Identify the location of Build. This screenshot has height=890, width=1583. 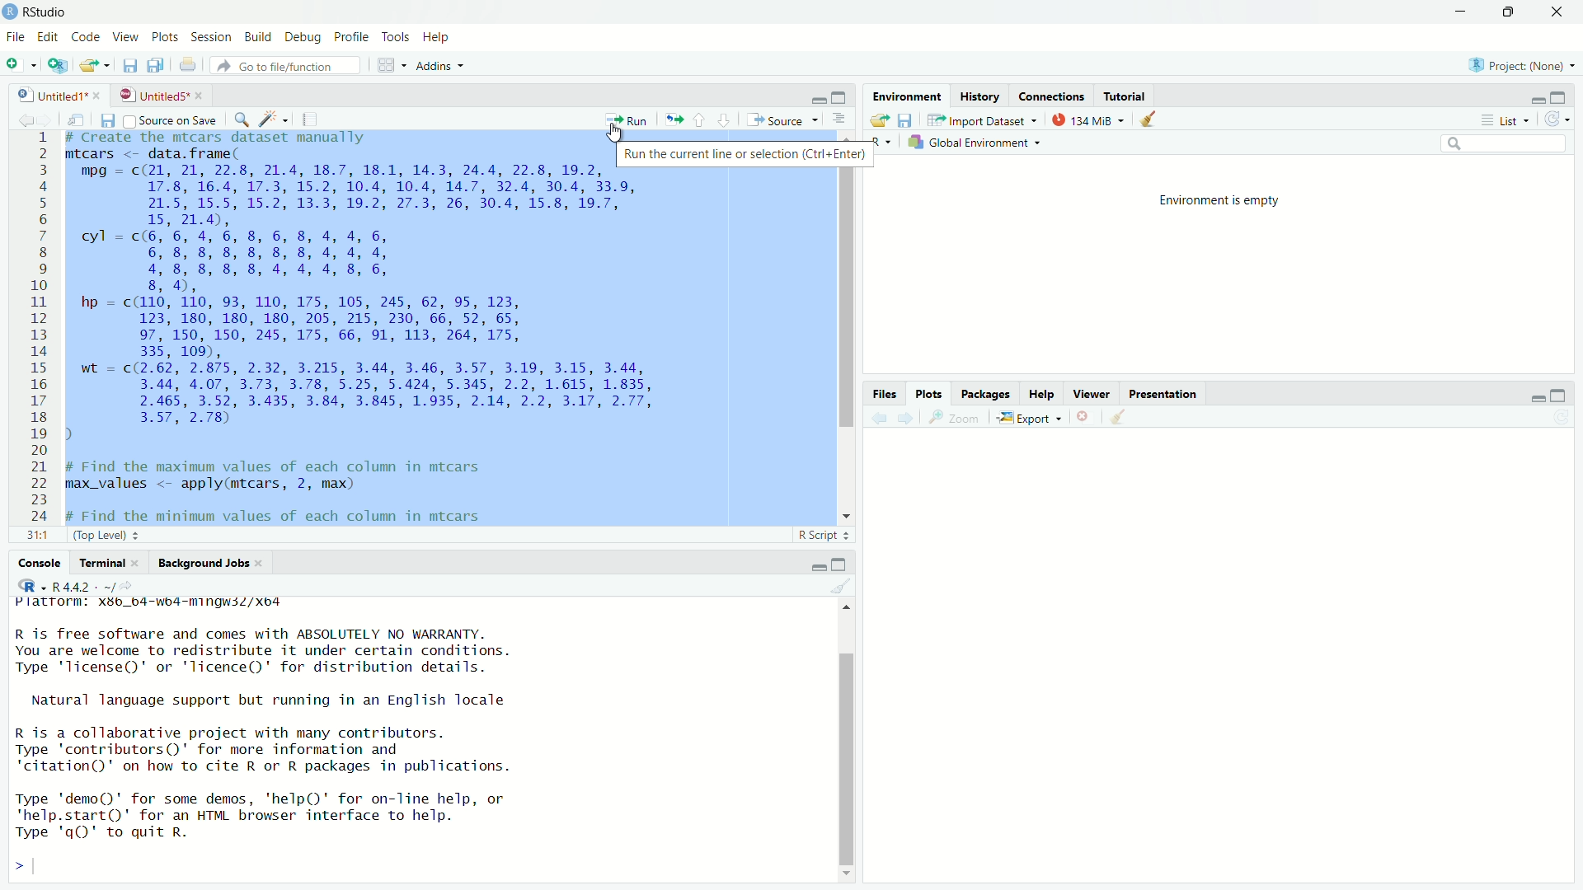
(257, 37).